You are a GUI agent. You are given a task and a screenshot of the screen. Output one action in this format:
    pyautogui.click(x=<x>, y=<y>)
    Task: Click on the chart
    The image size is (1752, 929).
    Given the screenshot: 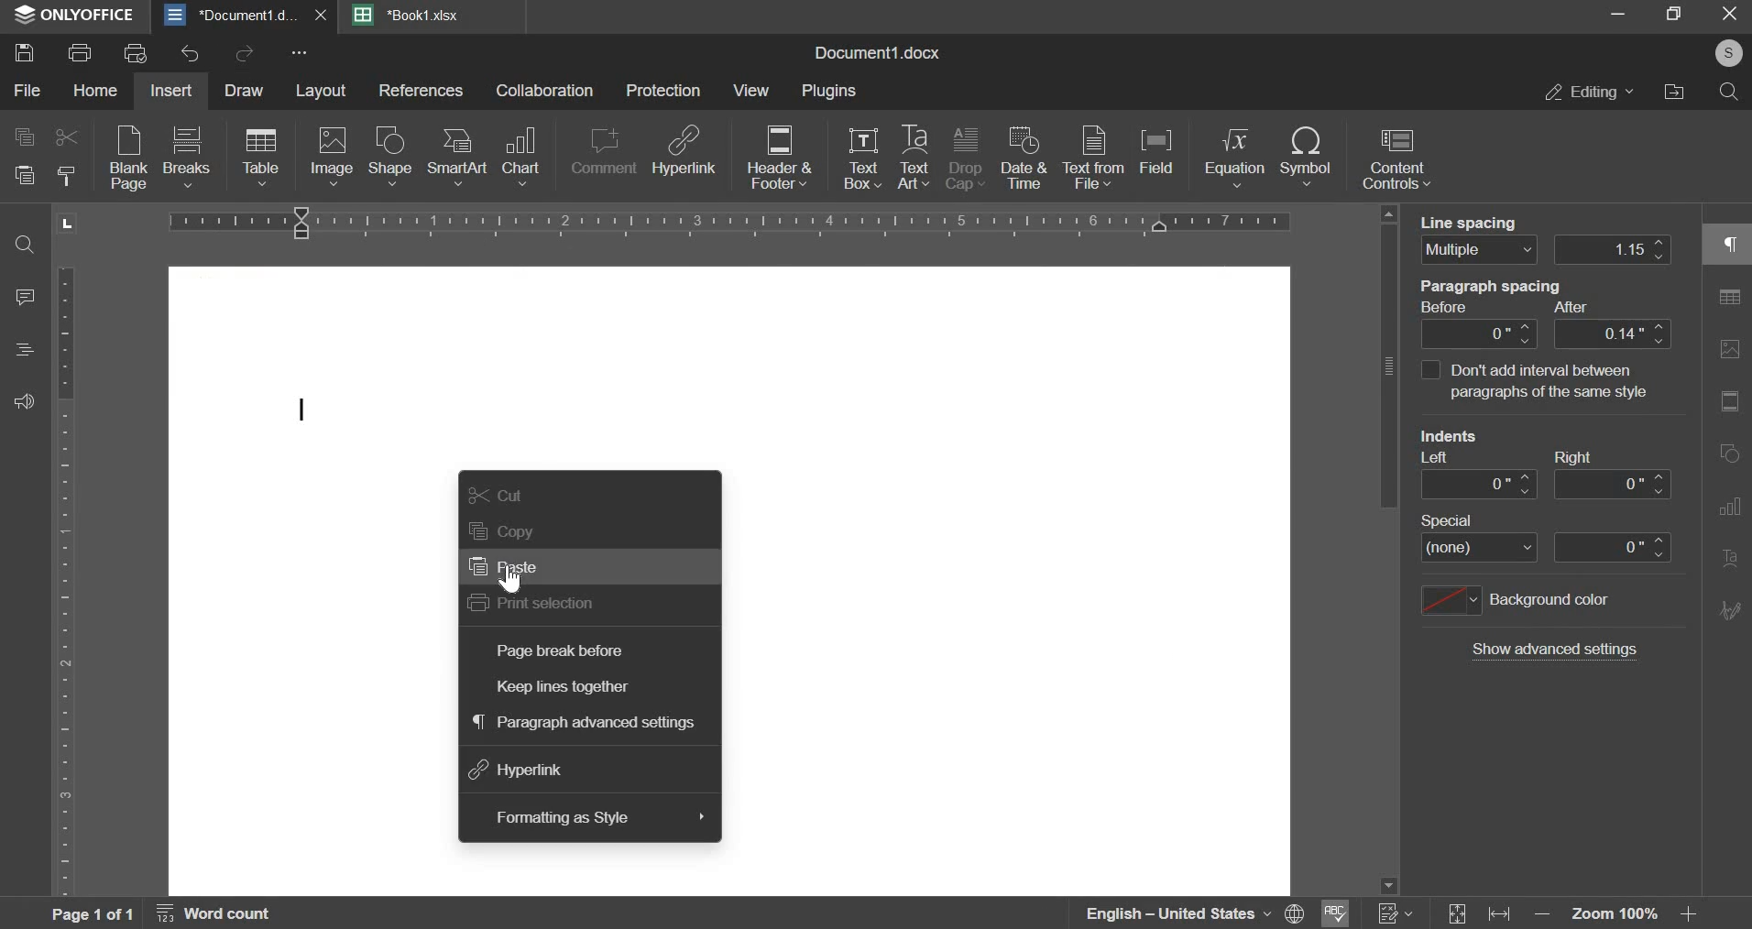 What is the action you would take?
    pyautogui.click(x=520, y=155)
    